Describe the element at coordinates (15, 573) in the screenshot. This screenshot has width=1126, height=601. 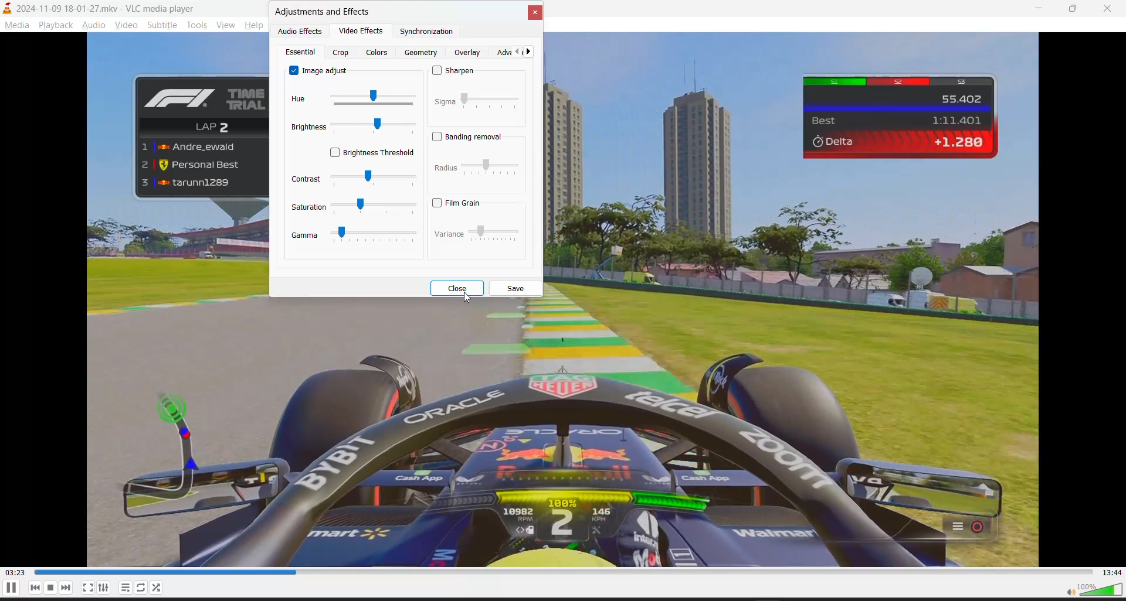
I see `current track time` at that location.